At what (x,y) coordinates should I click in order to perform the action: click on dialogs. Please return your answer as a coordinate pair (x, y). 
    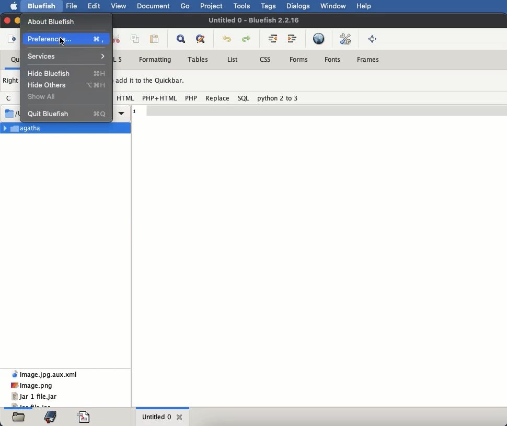
    Looking at the image, I should click on (299, 6).